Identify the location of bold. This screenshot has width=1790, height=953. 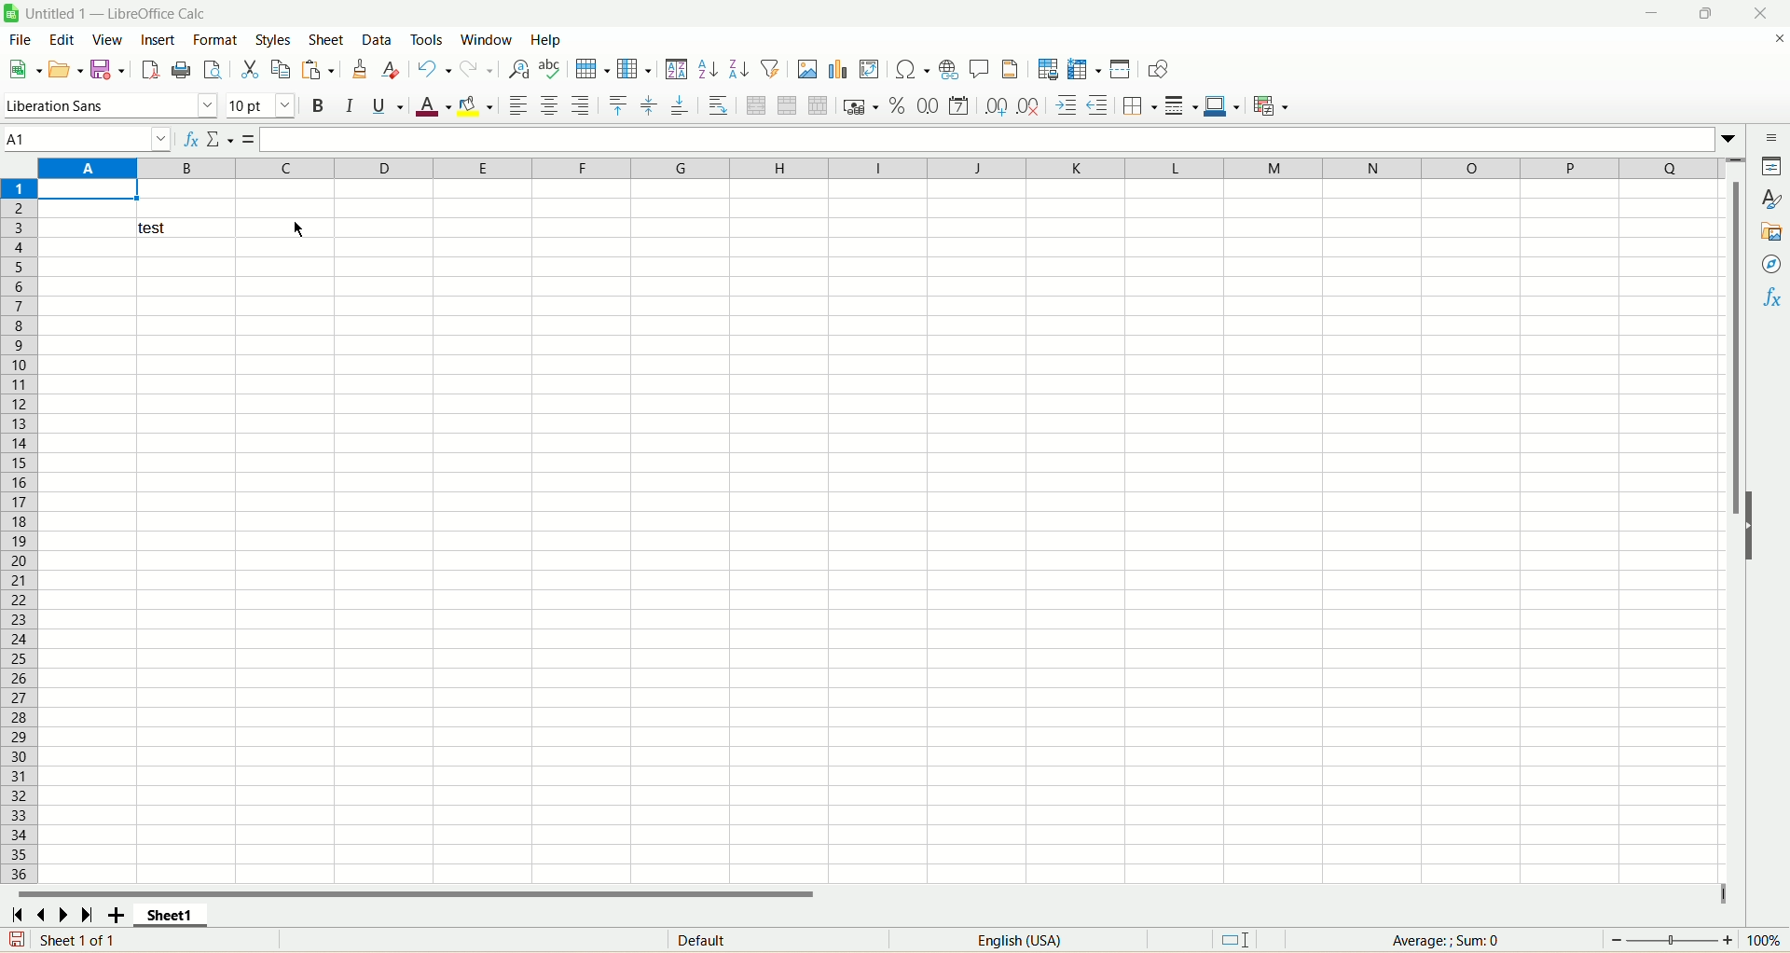
(320, 105).